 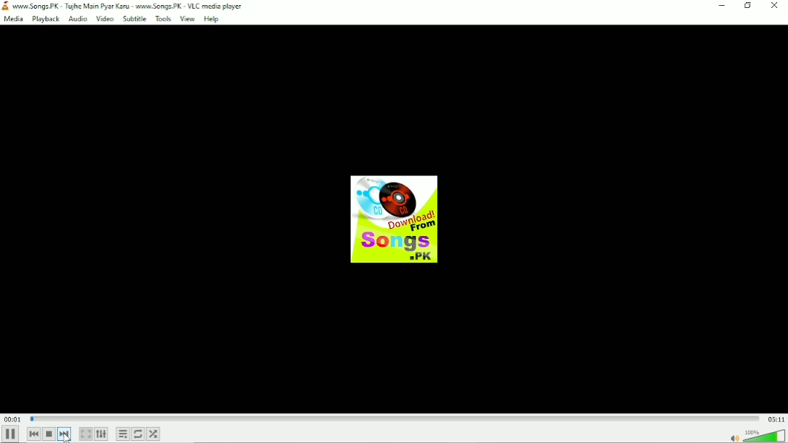 What do you see at coordinates (49, 434) in the screenshot?
I see `Stop playback` at bounding box center [49, 434].